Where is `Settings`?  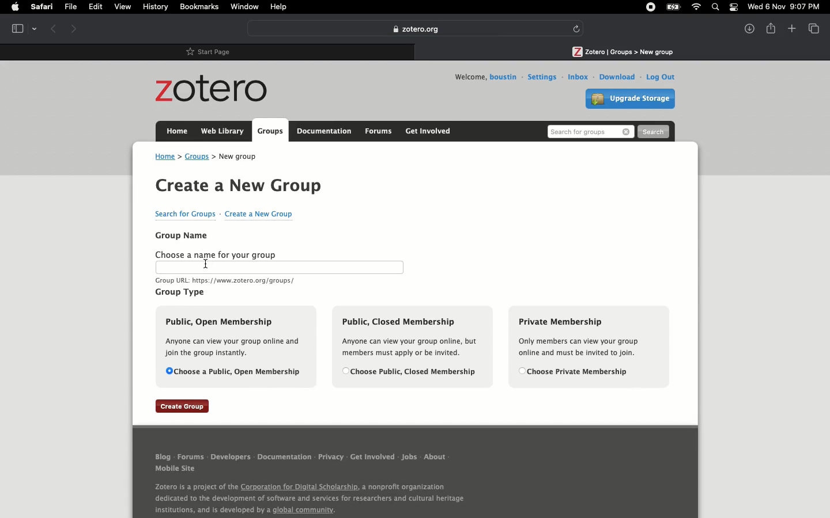 Settings is located at coordinates (542, 77).